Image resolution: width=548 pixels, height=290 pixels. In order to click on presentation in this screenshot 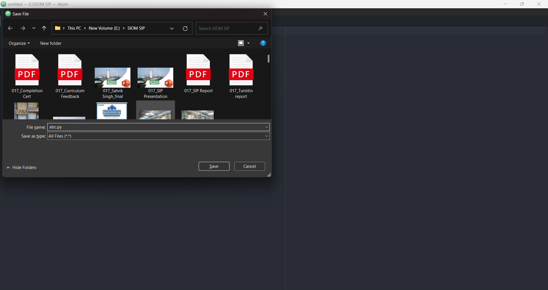, I will do `click(111, 83)`.